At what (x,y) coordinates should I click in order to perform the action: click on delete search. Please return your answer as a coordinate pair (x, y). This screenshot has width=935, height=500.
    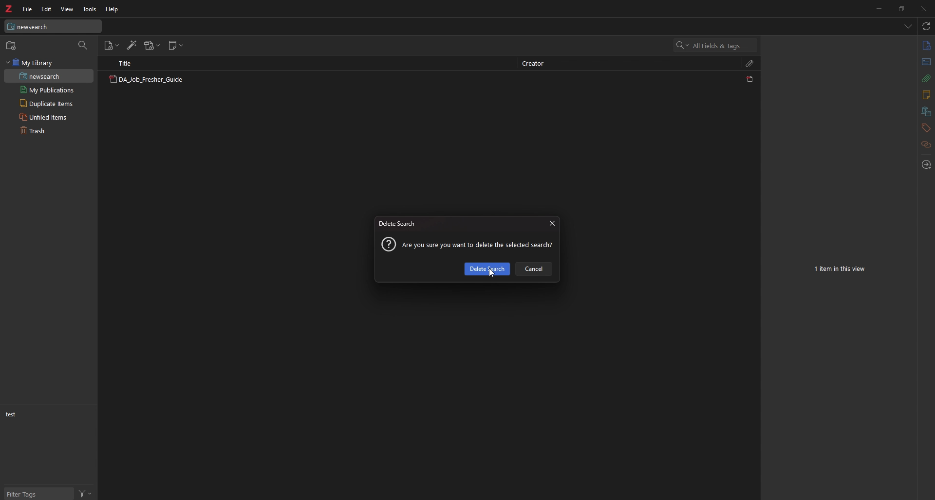
    Looking at the image, I should click on (487, 269).